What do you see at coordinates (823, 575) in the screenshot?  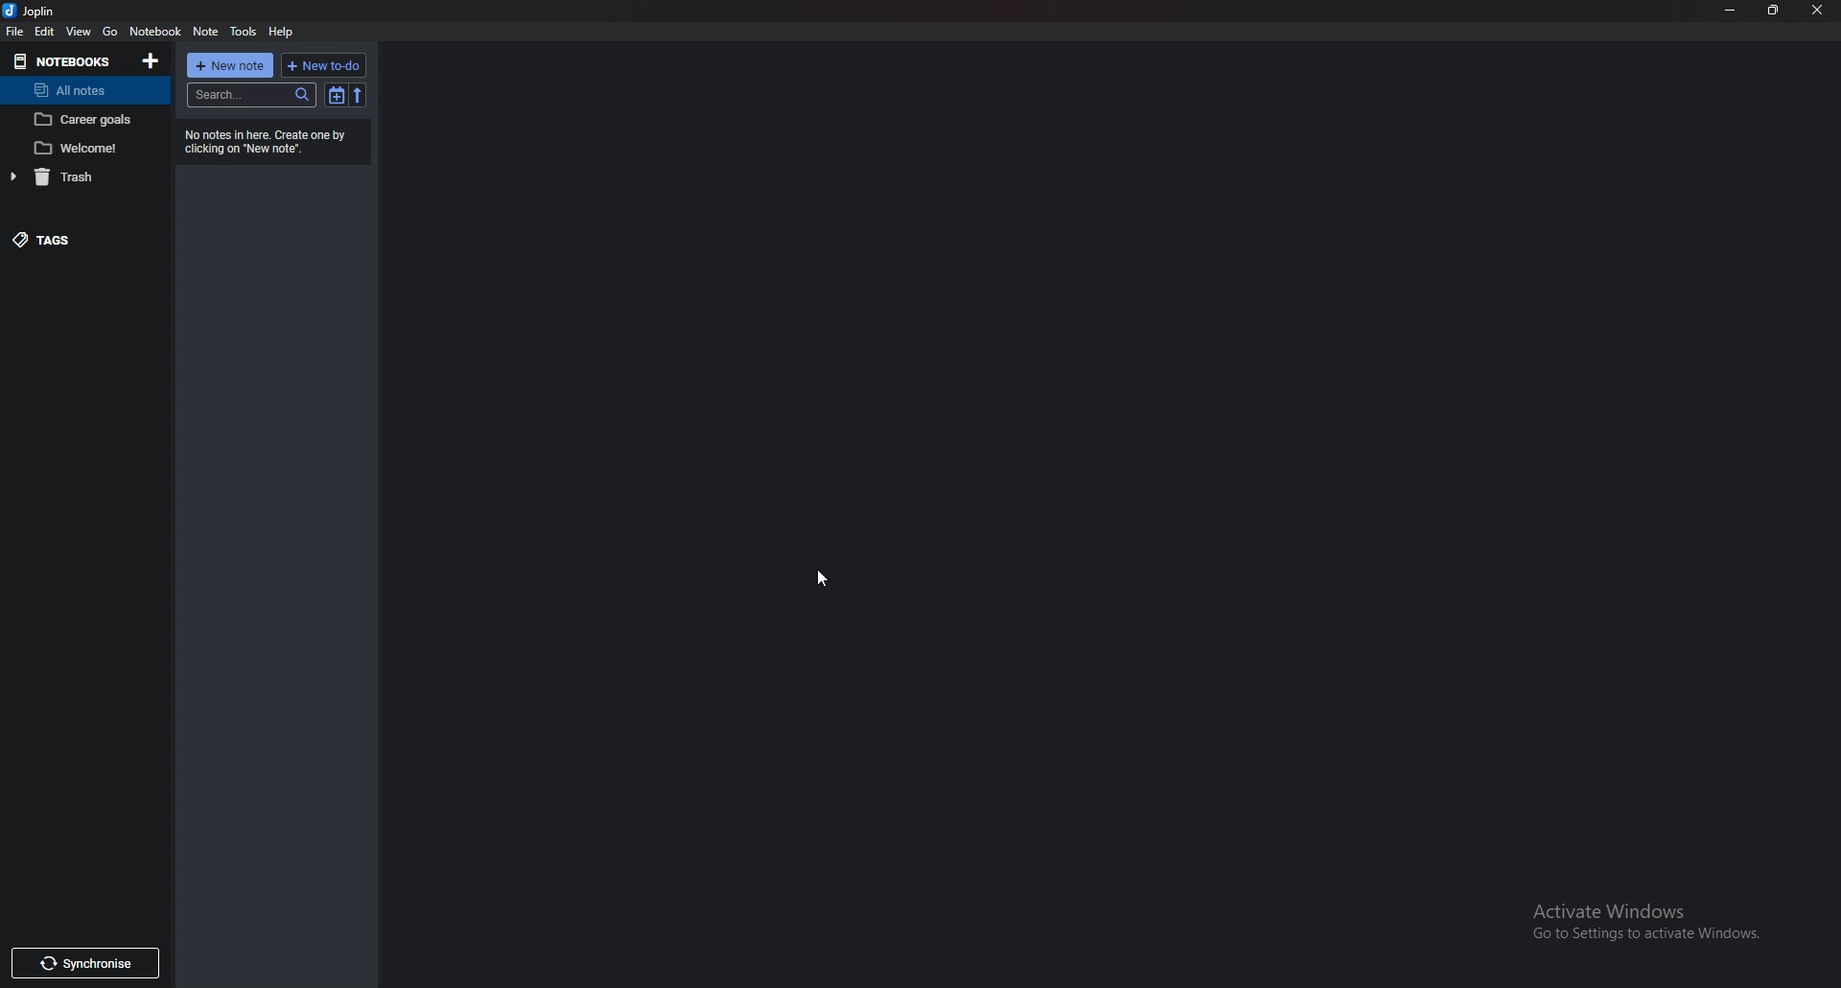 I see `cursor` at bounding box center [823, 575].